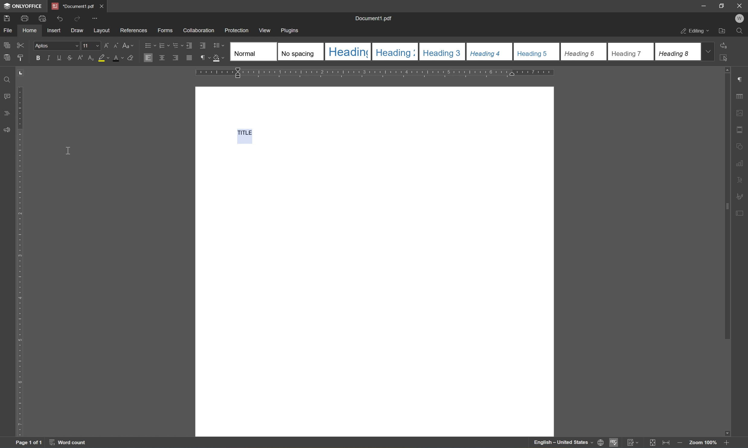 This screenshot has width=748, height=448. What do you see at coordinates (104, 58) in the screenshot?
I see `highlight color` at bounding box center [104, 58].